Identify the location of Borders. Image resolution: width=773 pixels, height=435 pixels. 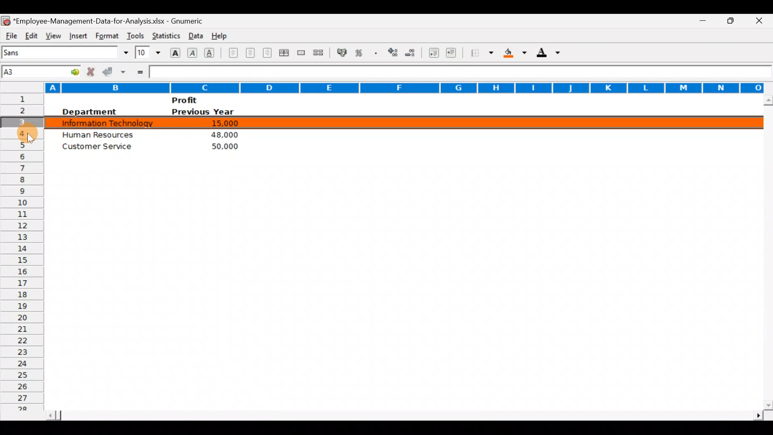
(482, 53).